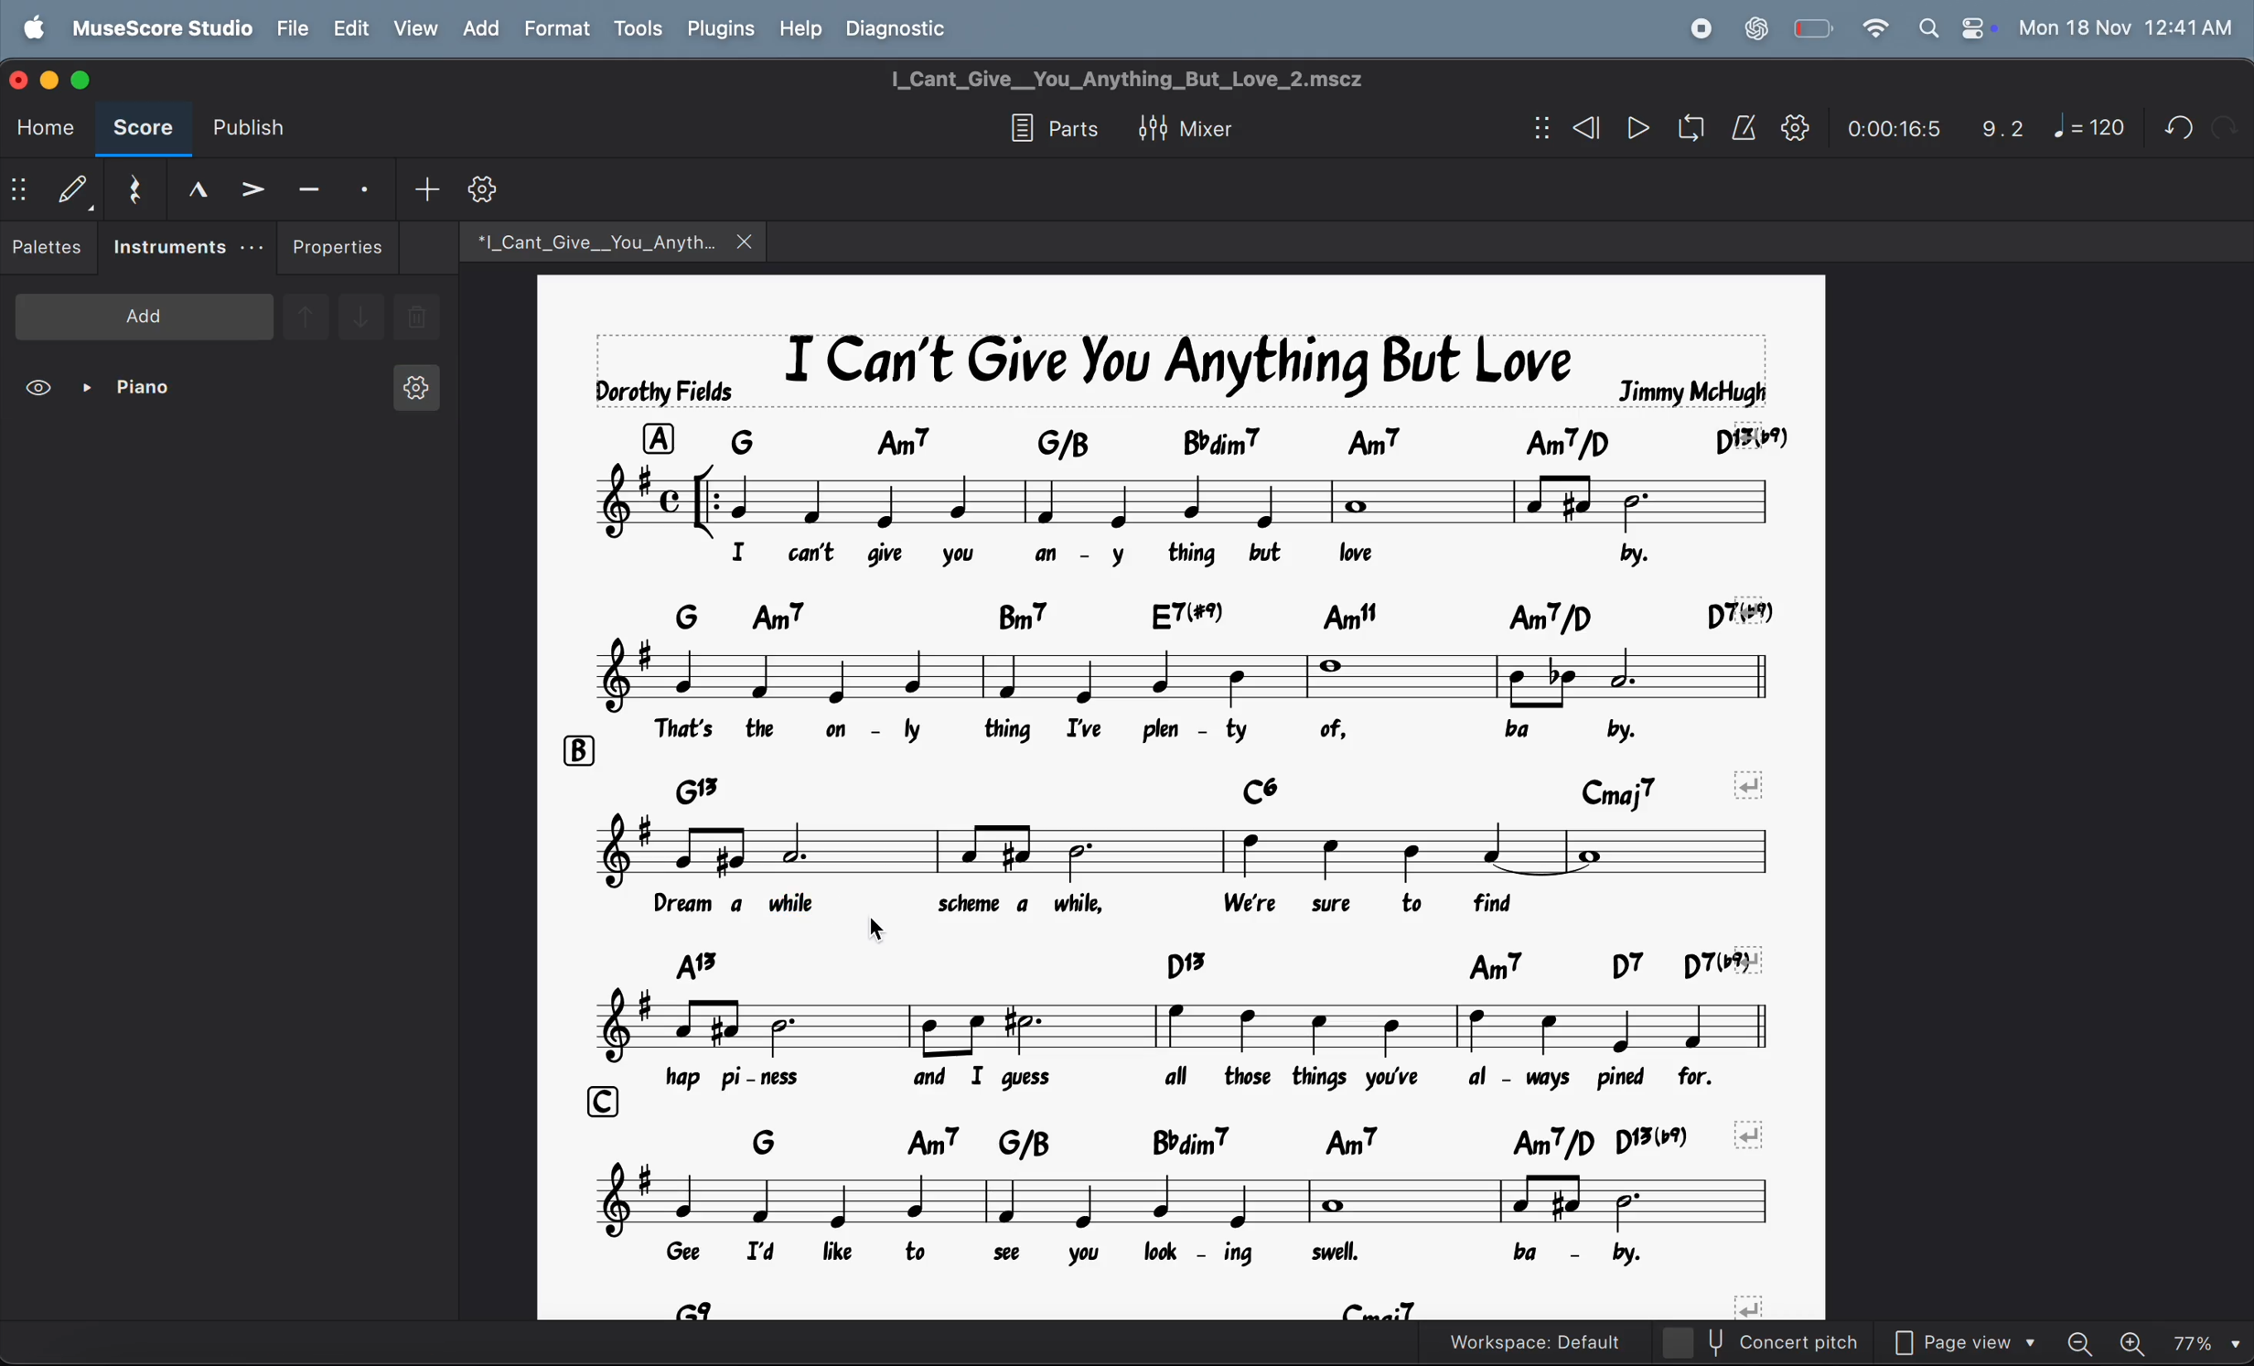 Image resolution: width=2254 pixels, height=1366 pixels. What do you see at coordinates (1181, 127) in the screenshot?
I see `mixer ` at bounding box center [1181, 127].